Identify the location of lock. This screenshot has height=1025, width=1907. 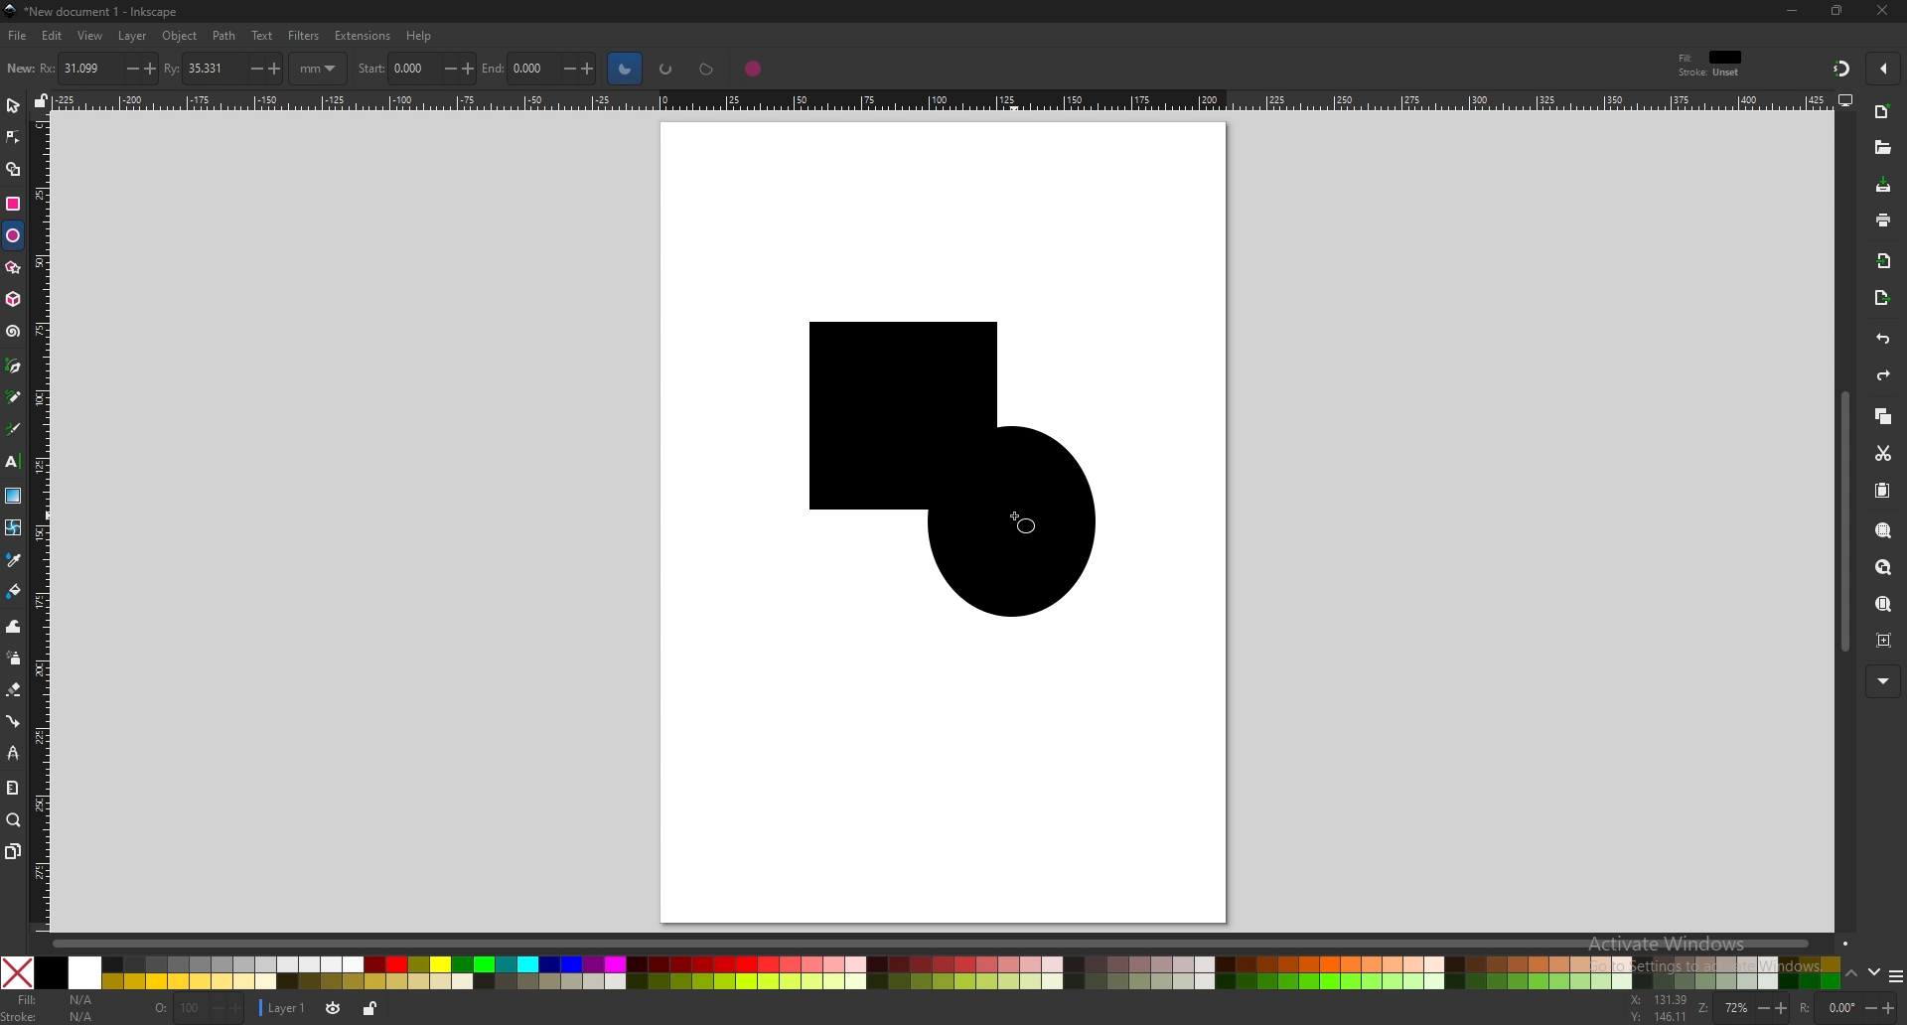
(370, 1010).